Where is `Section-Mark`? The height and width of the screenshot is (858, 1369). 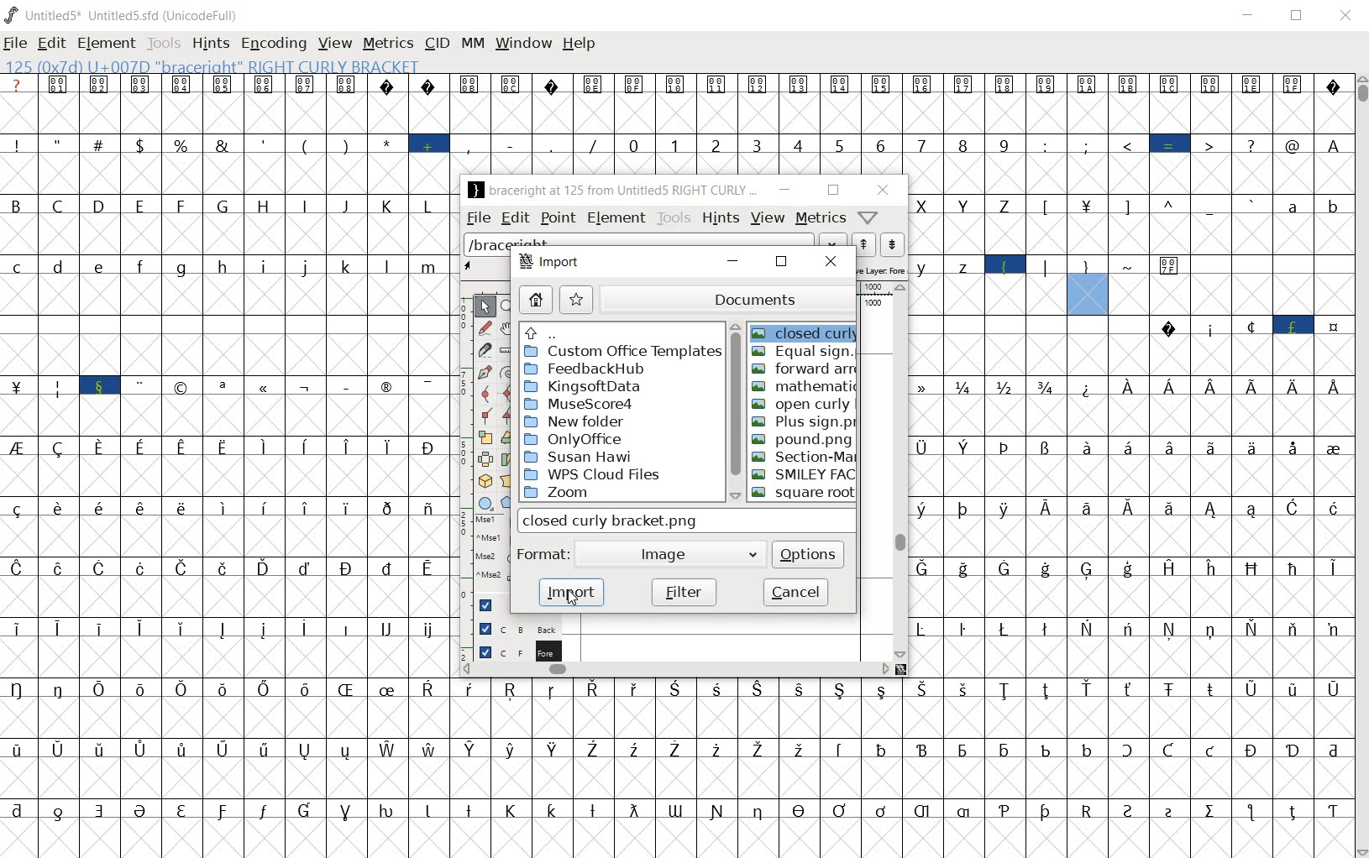
Section-Mark is located at coordinates (804, 458).